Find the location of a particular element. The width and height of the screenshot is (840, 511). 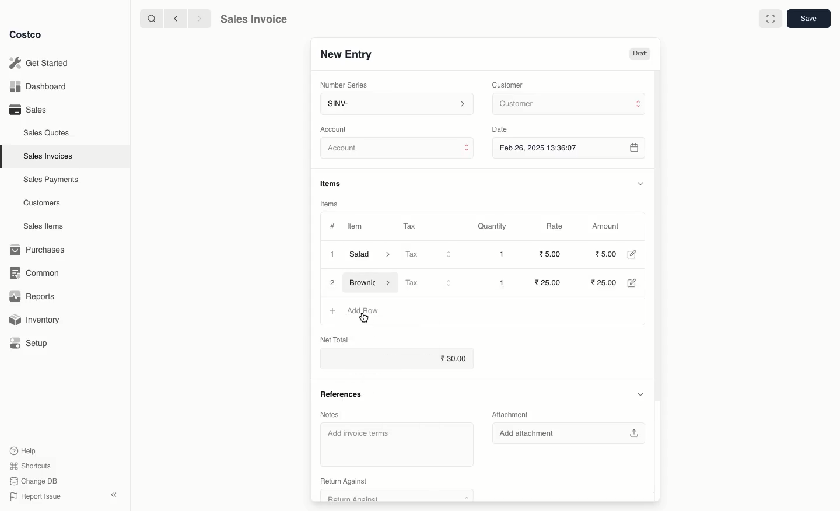

Back is located at coordinates (174, 19).